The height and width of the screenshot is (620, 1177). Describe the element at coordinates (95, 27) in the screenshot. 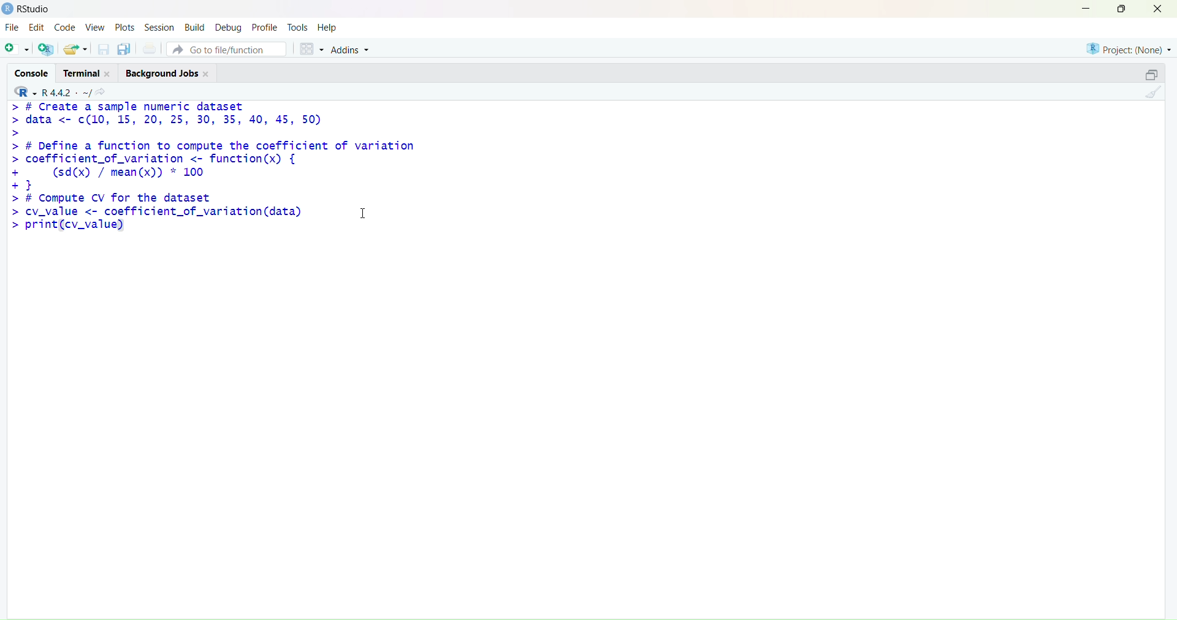

I see `view` at that location.